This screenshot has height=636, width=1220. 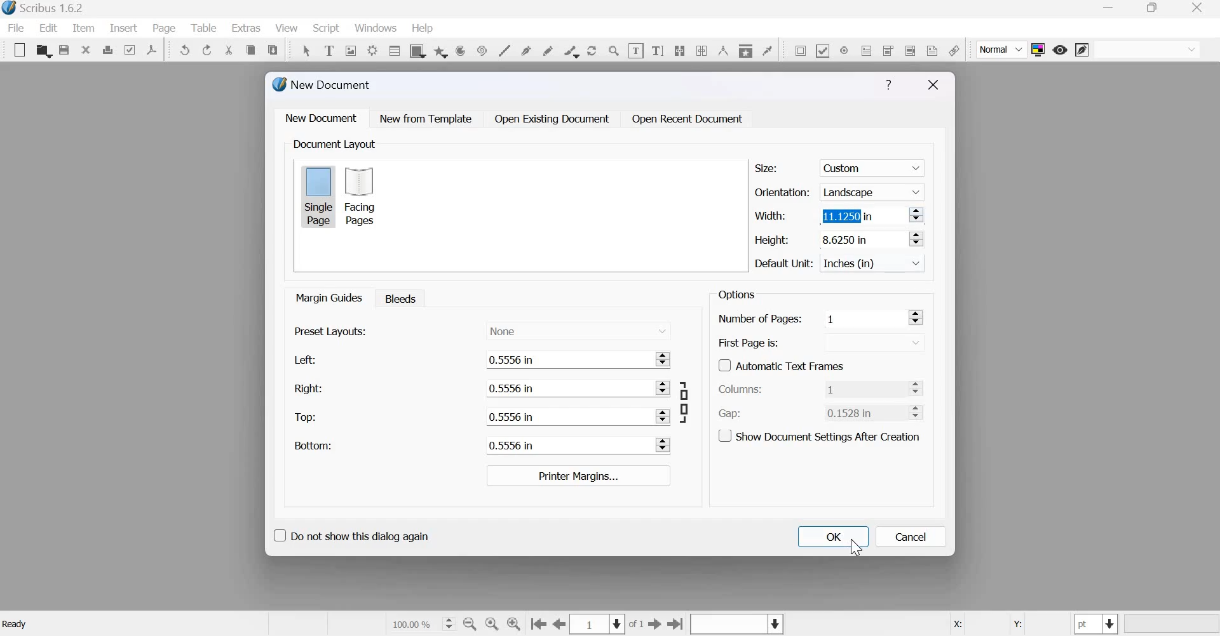 What do you see at coordinates (658, 49) in the screenshot?
I see `Edit text with story editor` at bounding box center [658, 49].